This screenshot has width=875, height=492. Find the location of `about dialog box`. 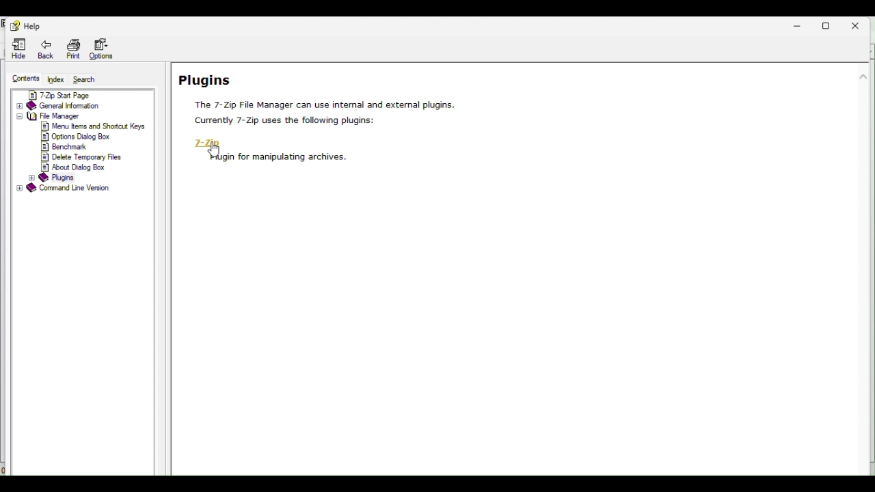

about dialog box is located at coordinates (77, 168).